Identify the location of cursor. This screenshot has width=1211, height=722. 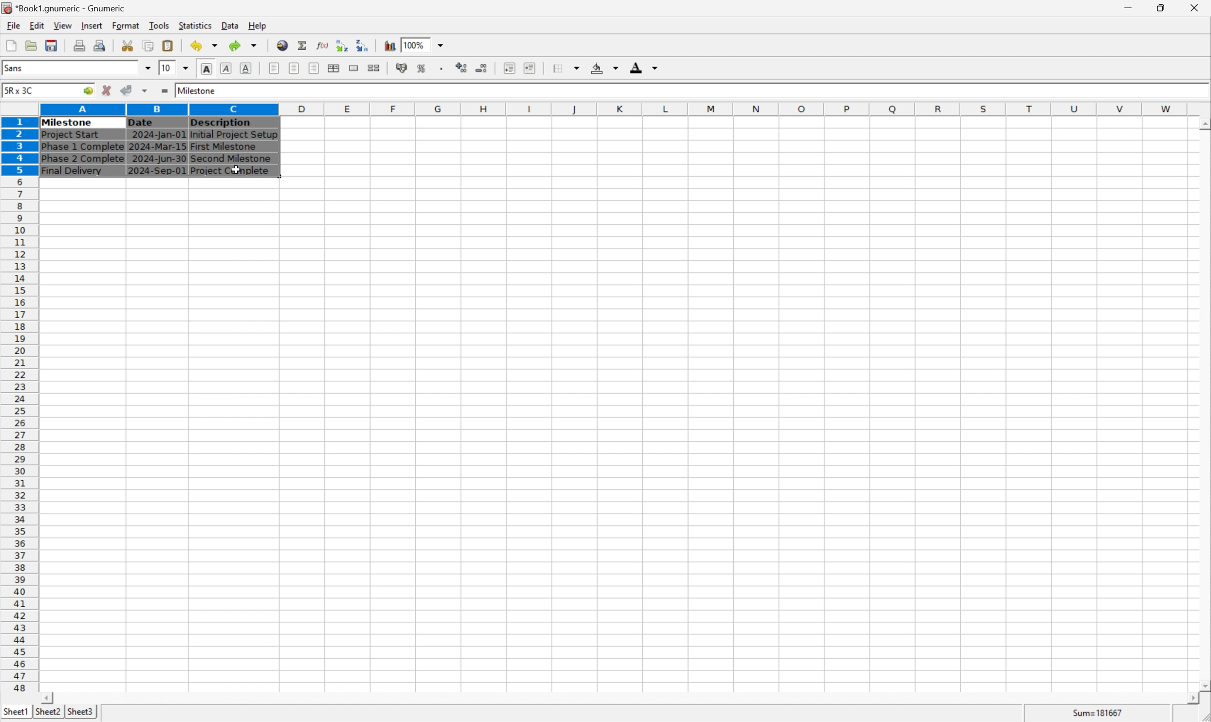
(236, 169).